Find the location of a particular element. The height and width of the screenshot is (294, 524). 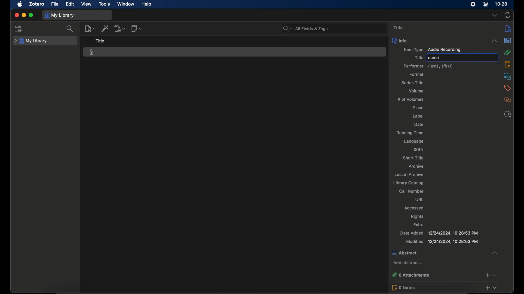

accessed is located at coordinates (414, 208).